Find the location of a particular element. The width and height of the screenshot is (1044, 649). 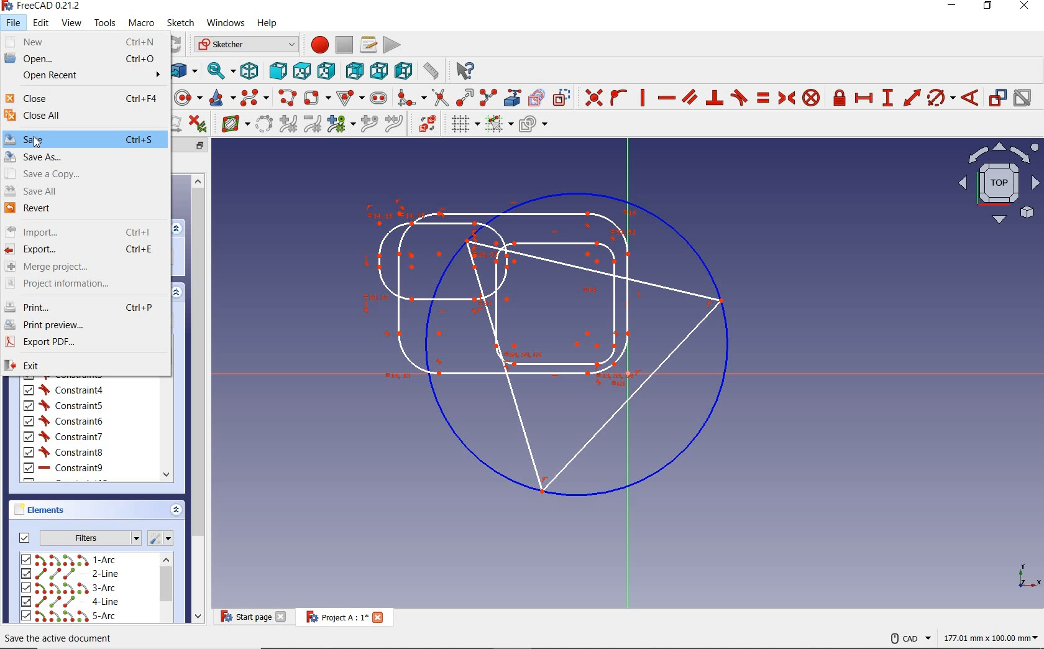

front is located at coordinates (276, 70).